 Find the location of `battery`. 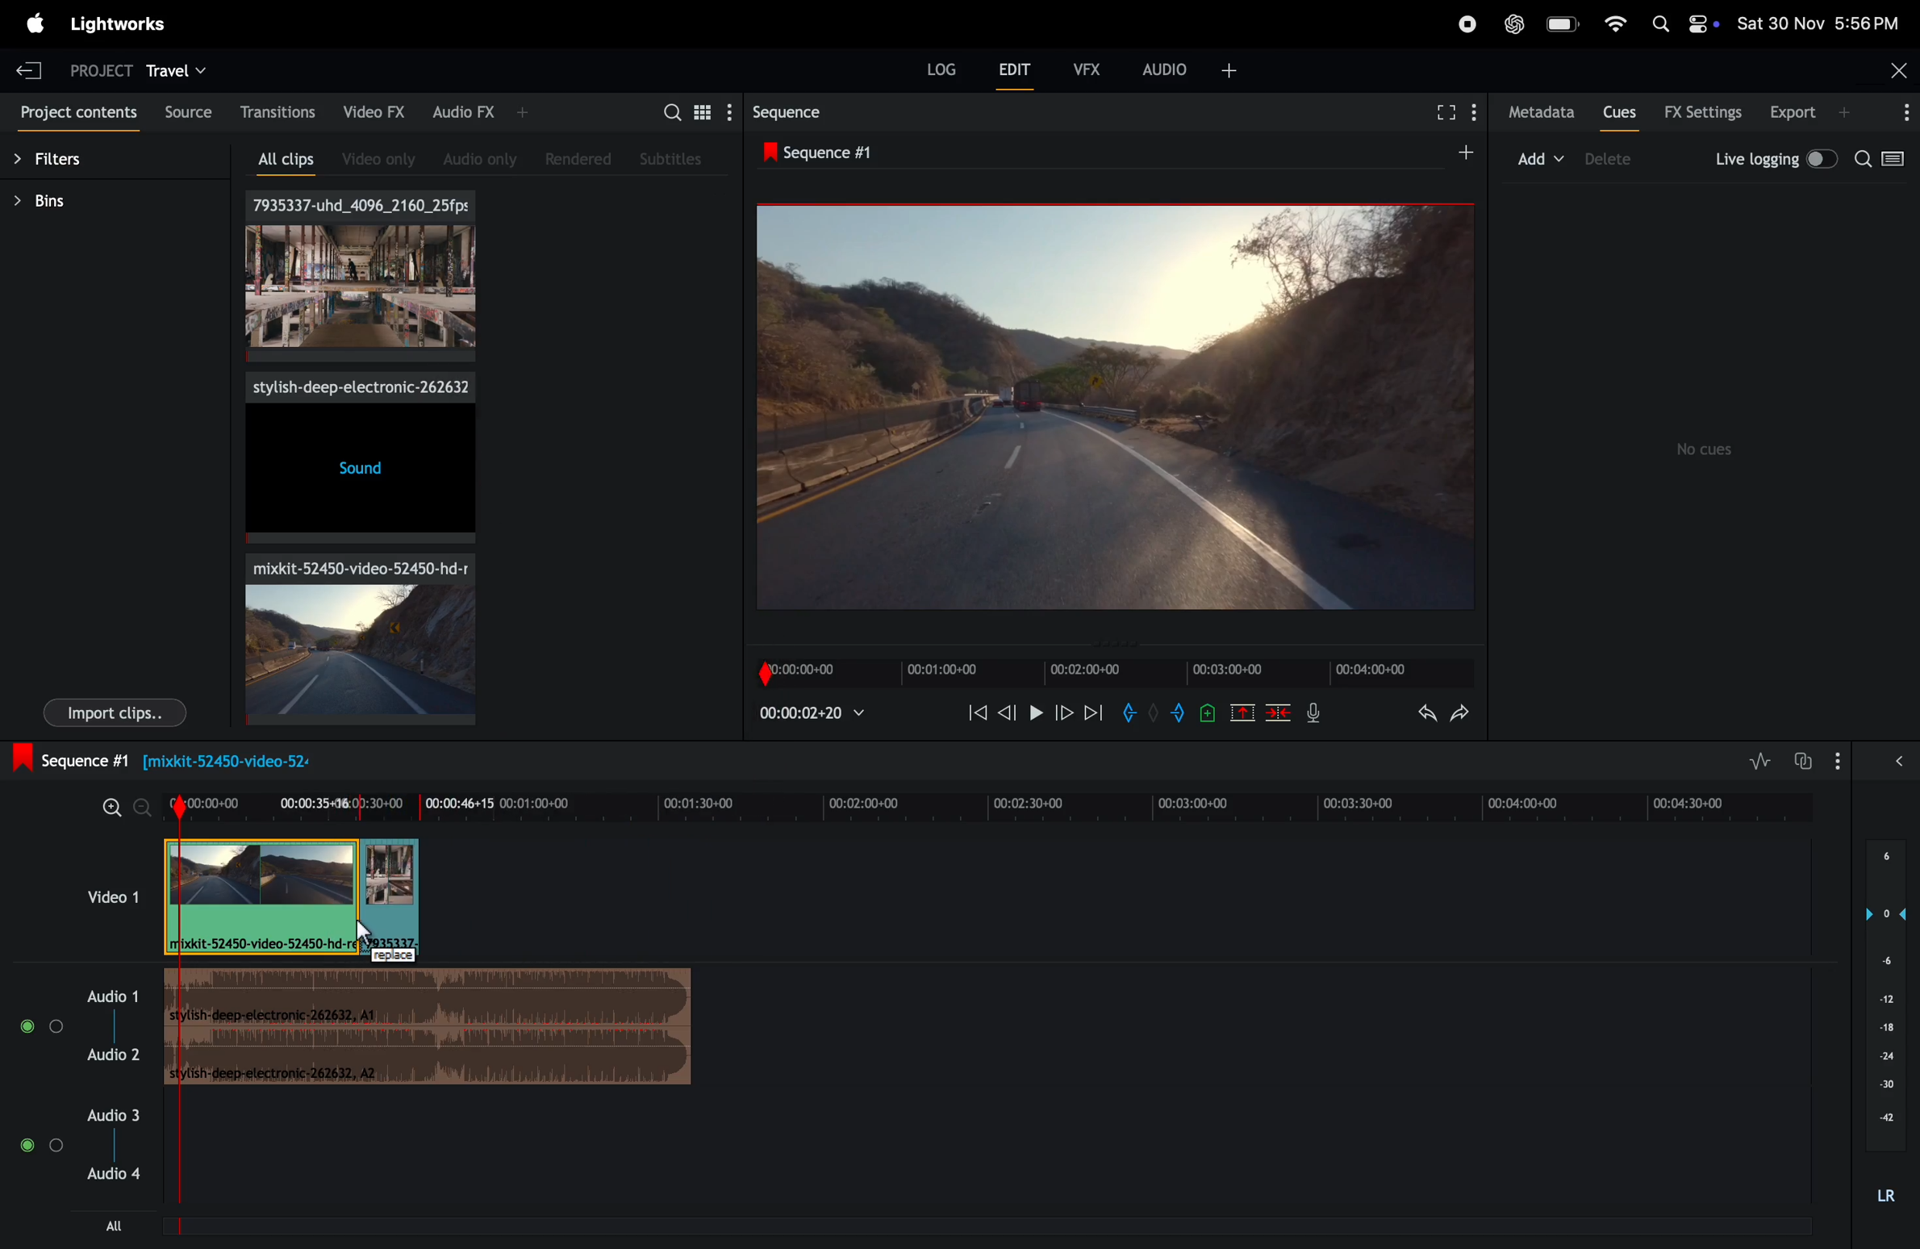

battery is located at coordinates (1564, 26).